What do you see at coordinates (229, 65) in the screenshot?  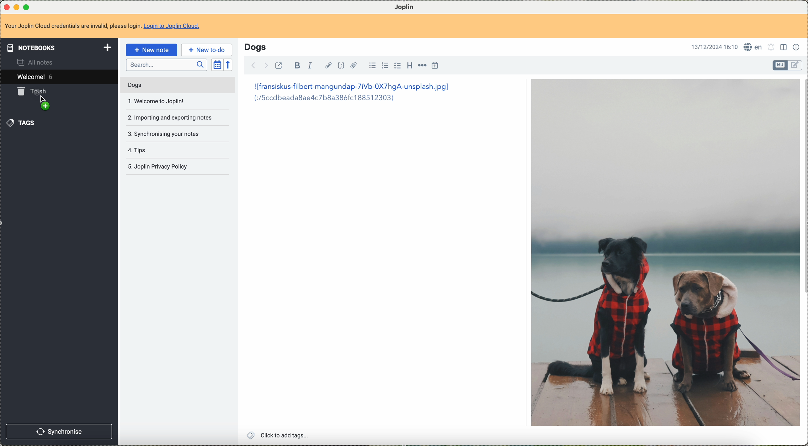 I see `reverse sort order` at bounding box center [229, 65].